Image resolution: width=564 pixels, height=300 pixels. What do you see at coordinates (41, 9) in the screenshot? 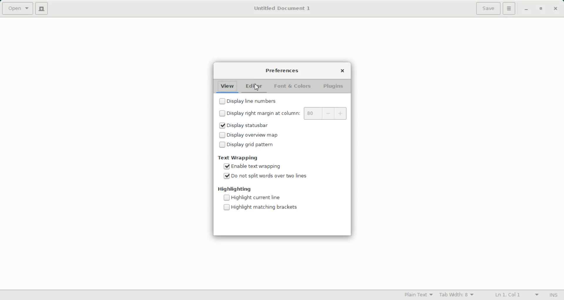
I see `Create a new file` at bounding box center [41, 9].